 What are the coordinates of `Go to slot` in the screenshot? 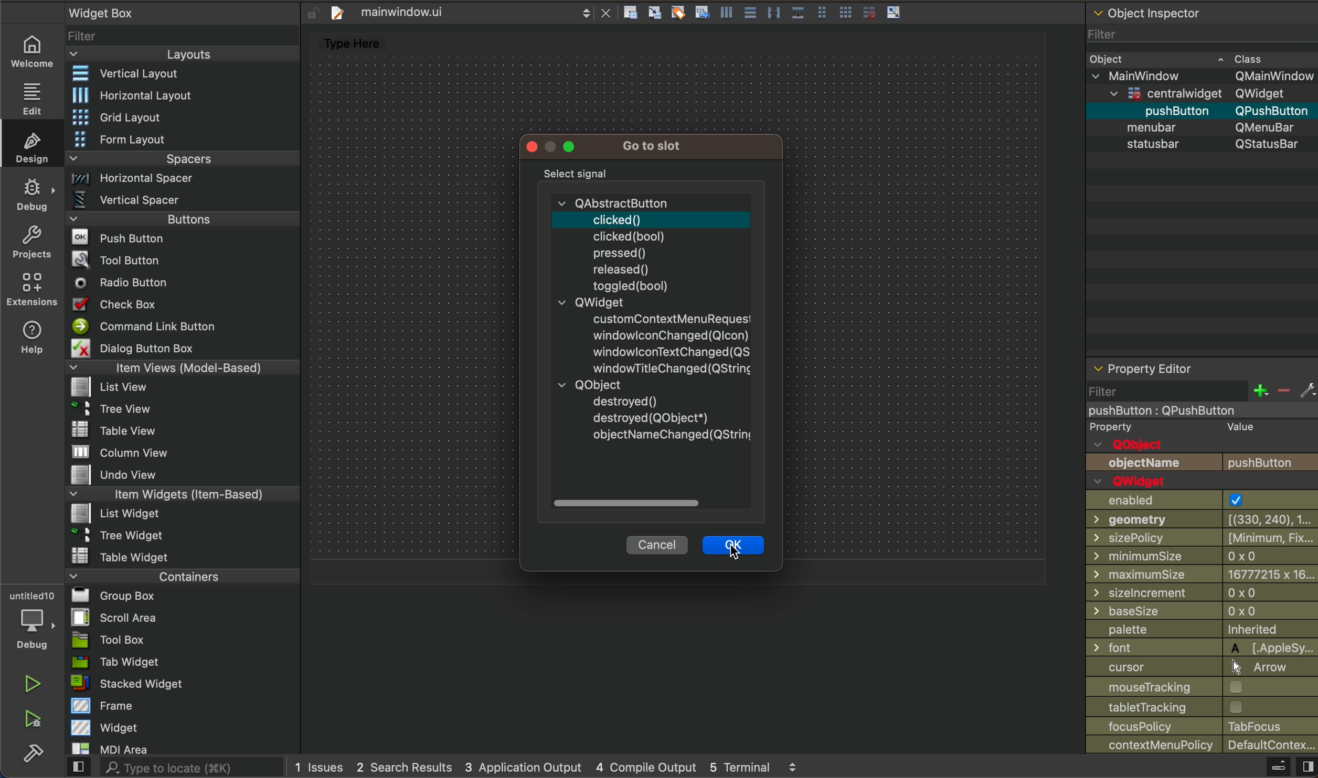 It's located at (655, 144).